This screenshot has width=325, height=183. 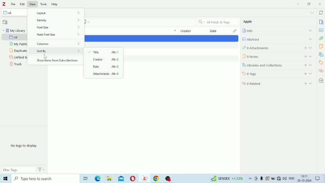 I want to click on Abstract, so click(x=321, y=30).